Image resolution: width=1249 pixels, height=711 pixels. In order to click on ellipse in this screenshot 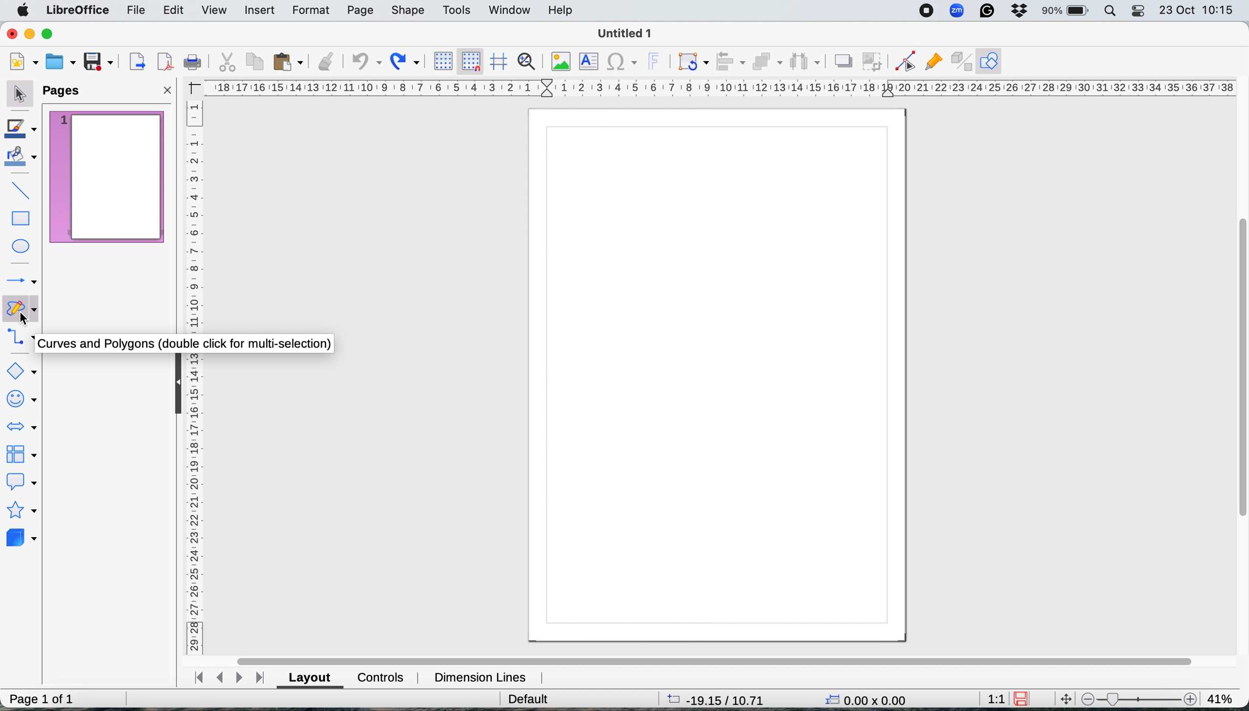, I will do `click(23, 243)`.